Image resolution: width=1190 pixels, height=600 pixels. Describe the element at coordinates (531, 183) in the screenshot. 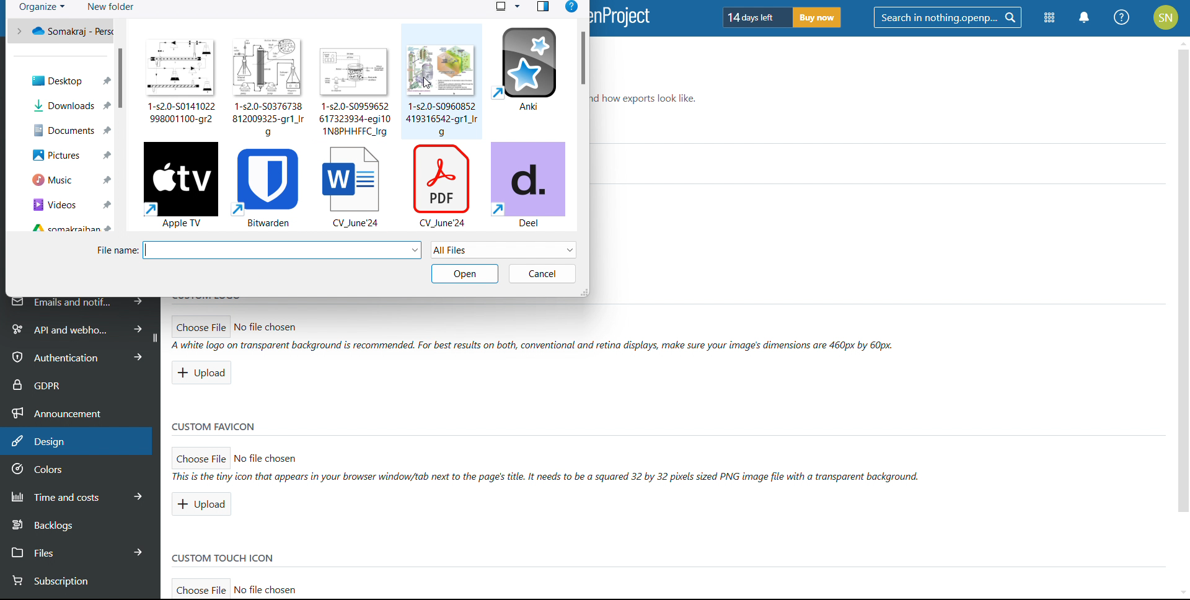

I see `deel file in folder` at that location.